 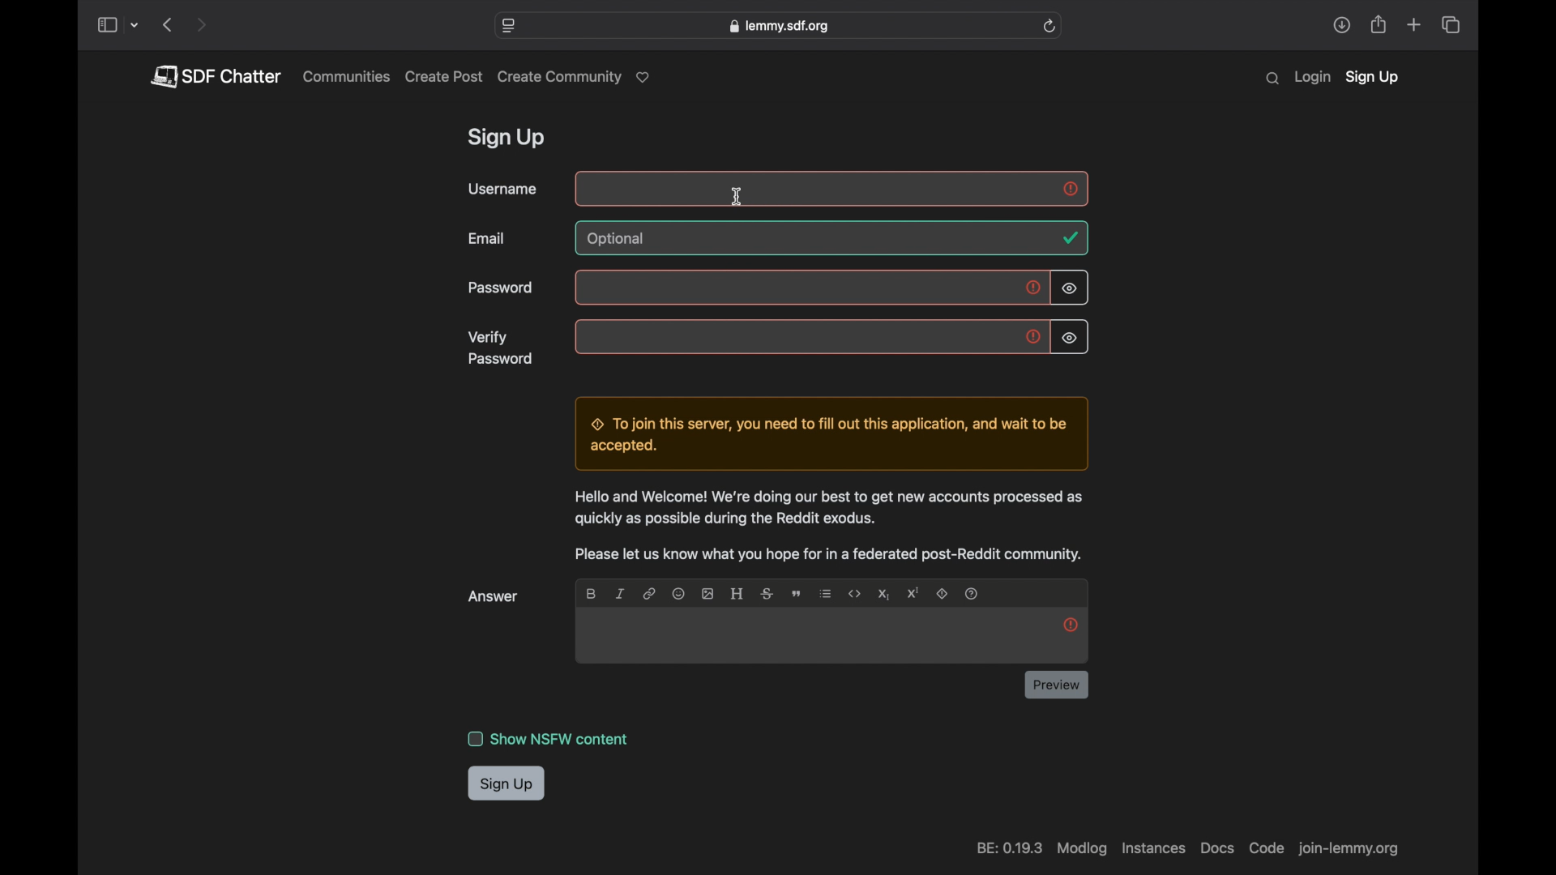 What do you see at coordinates (798, 594) in the screenshot?
I see `quote` at bounding box center [798, 594].